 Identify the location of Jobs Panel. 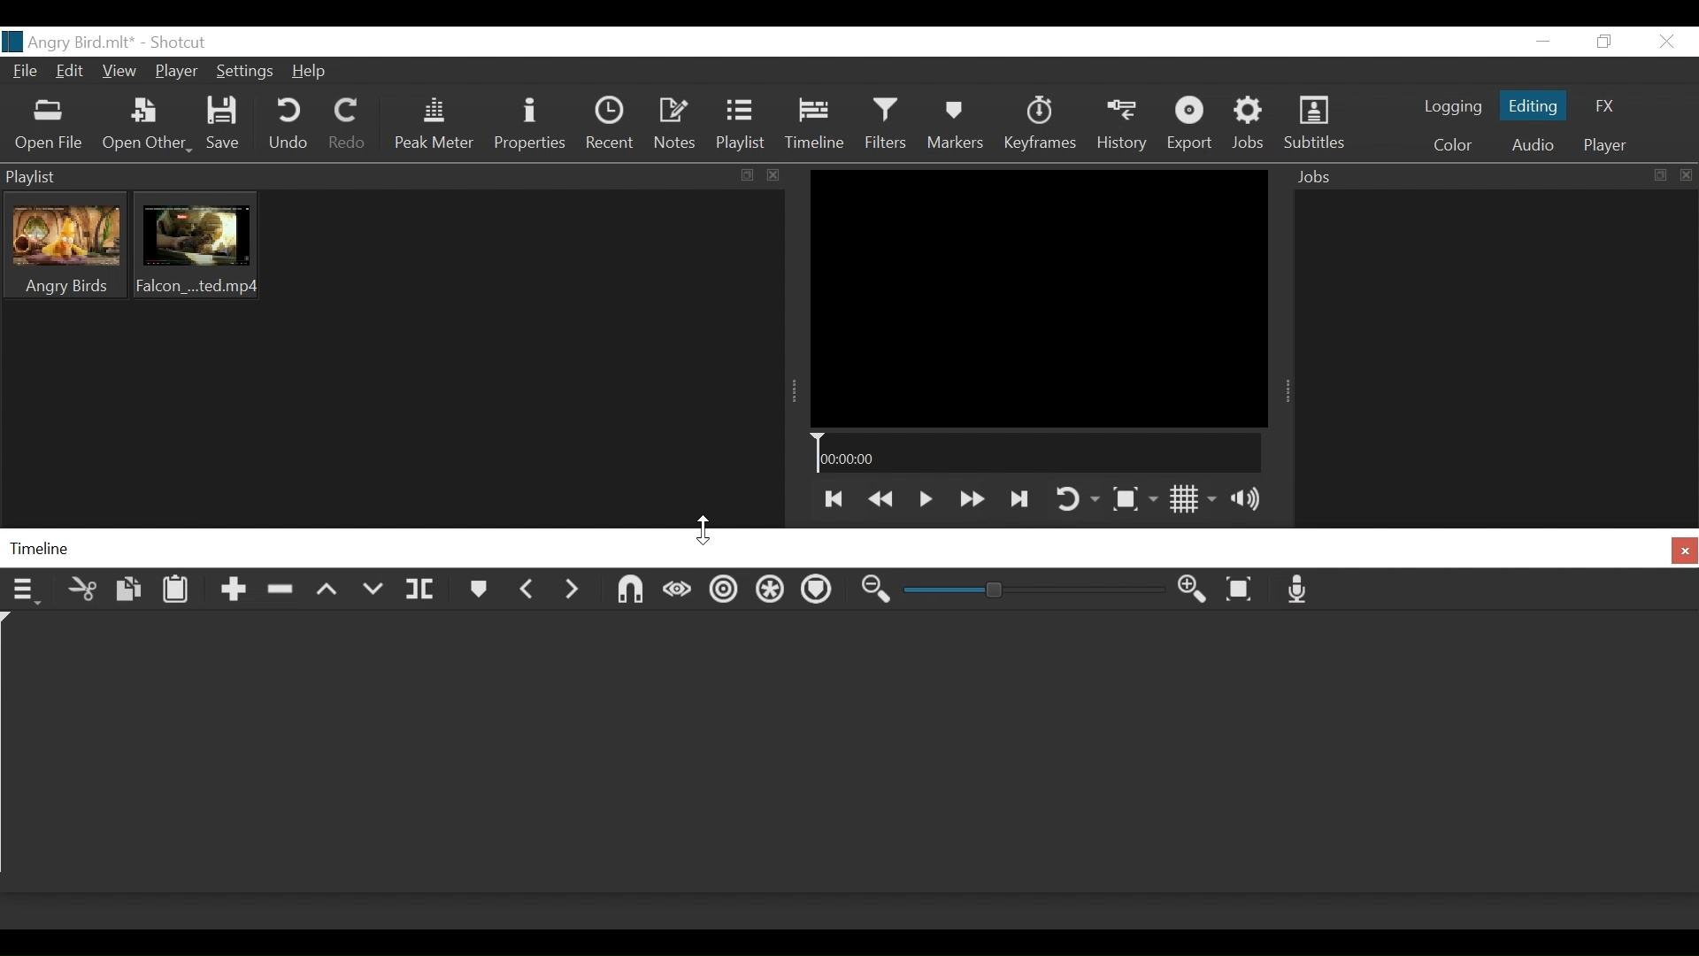
(1495, 354).